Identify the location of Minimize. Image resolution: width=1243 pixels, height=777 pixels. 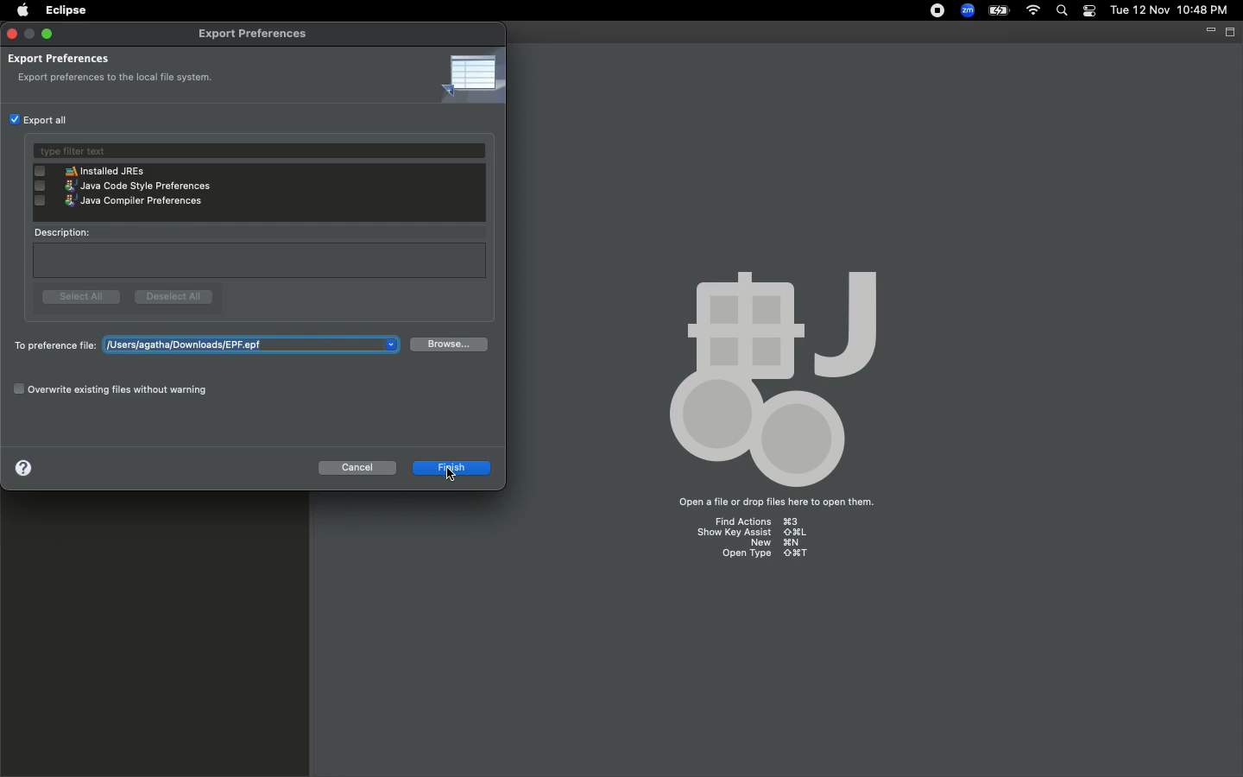
(1208, 30).